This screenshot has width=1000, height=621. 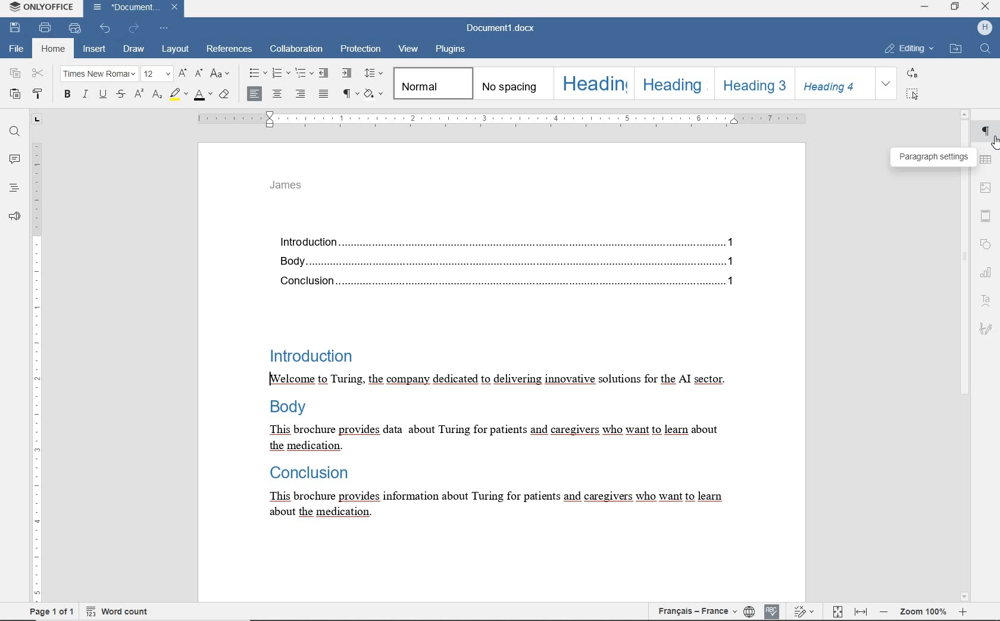 What do you see at coordinates (671, 83) in the screenshot?
I see `heading 2` at bounding box center [671, 83].